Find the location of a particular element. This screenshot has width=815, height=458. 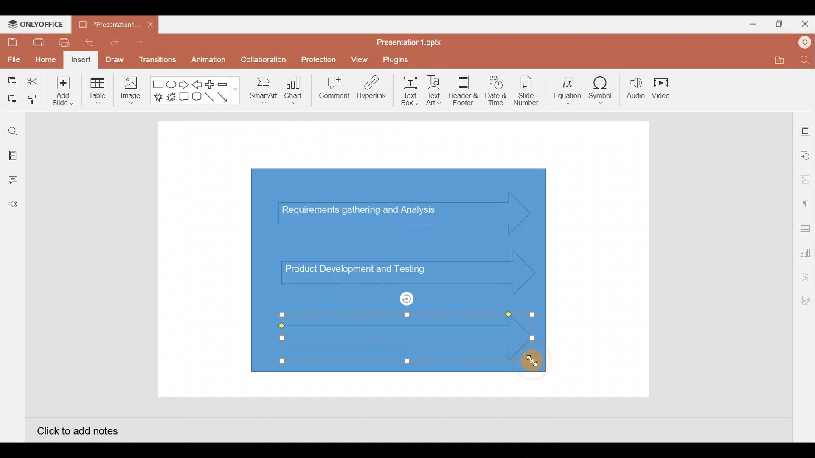

Text Art is located at coordinates (437, 89).